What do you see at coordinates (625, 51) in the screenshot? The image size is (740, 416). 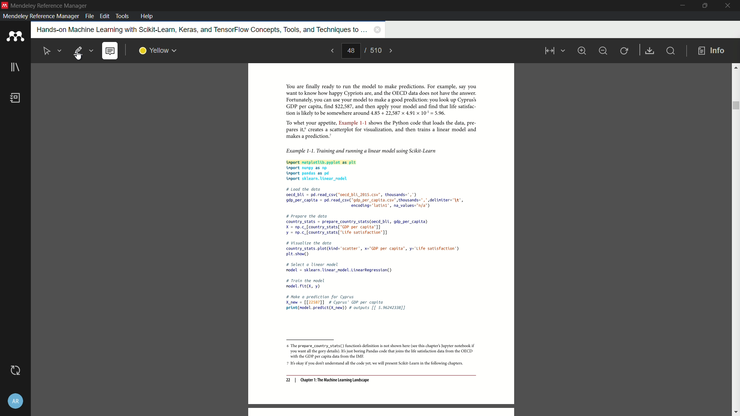 I see `rotate` at bounding box center [625, 51].